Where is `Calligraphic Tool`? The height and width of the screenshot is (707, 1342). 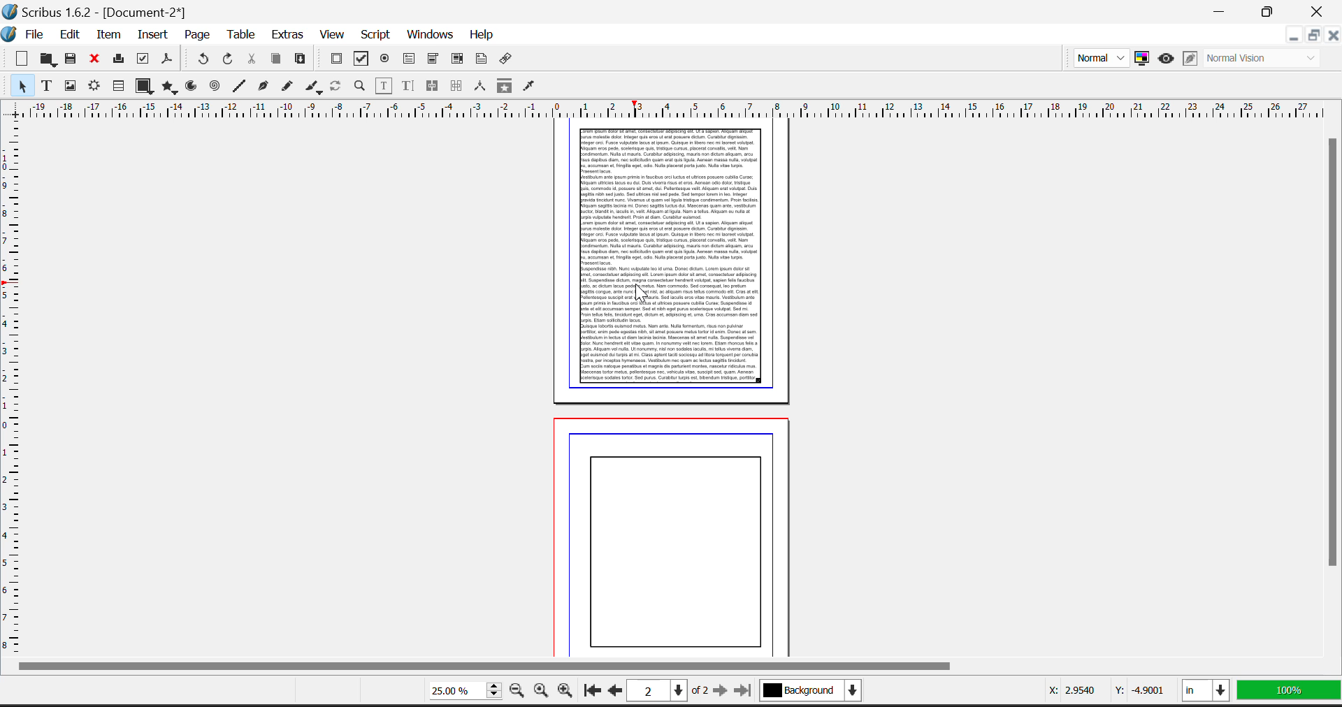 Calligraphic Tool is located at coordinates (313, 87).